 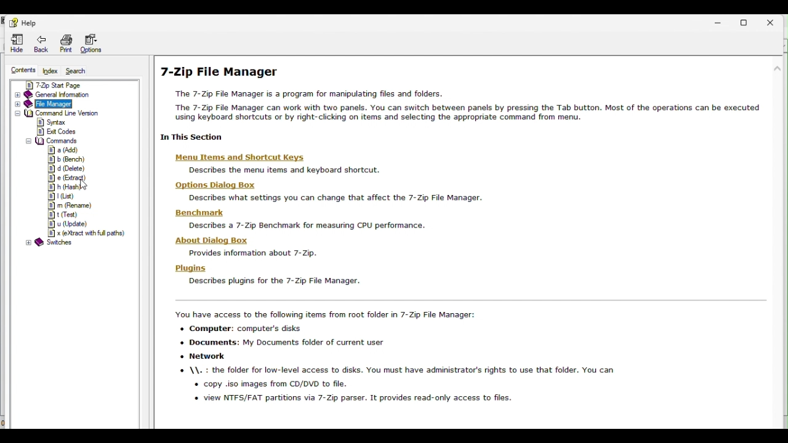 What do you see at coordinates (17, 41) in the screenshot?
I see `Hide` at bounding box center [17, 41].